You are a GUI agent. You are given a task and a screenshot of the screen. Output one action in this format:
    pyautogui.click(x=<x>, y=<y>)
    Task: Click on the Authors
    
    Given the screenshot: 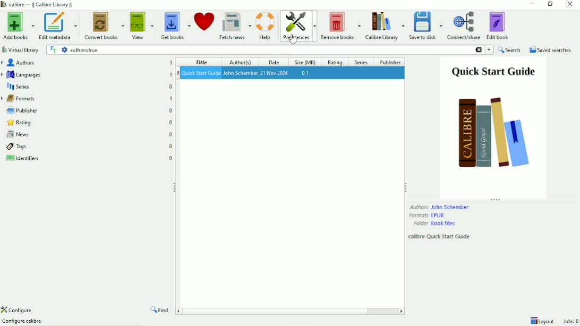 What is the action you would take?
    pyautogui.click(x=417, y=207)
    